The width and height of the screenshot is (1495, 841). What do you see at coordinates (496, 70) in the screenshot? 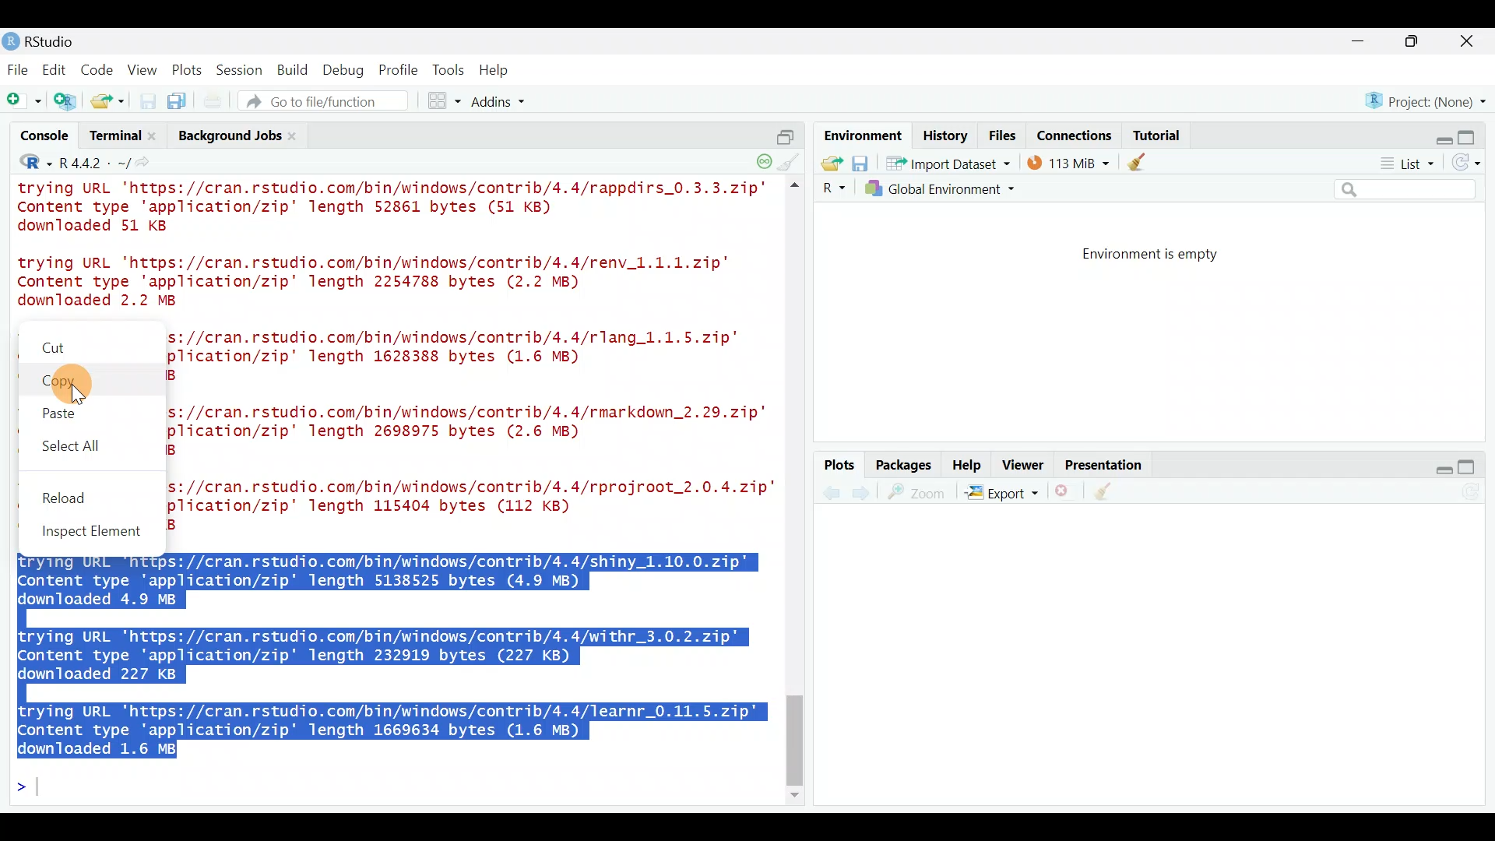
I see `Help` at bounding box center [496, 70].